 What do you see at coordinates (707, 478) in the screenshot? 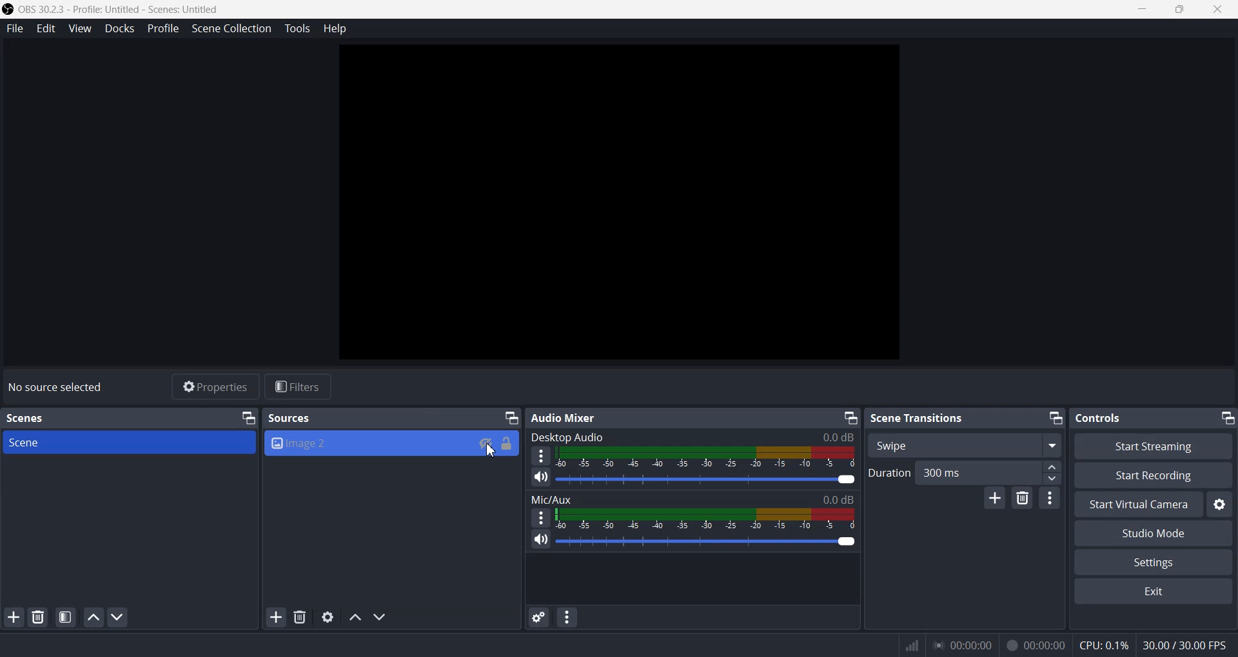
I see `Volume Adjuster` at bounding box center [707, 478].